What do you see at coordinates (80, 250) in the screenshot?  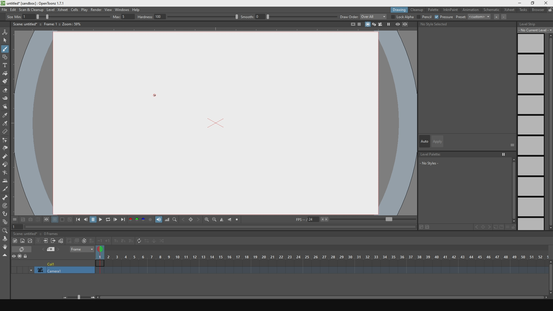 I see `frame` at bounding box center [80, 250].